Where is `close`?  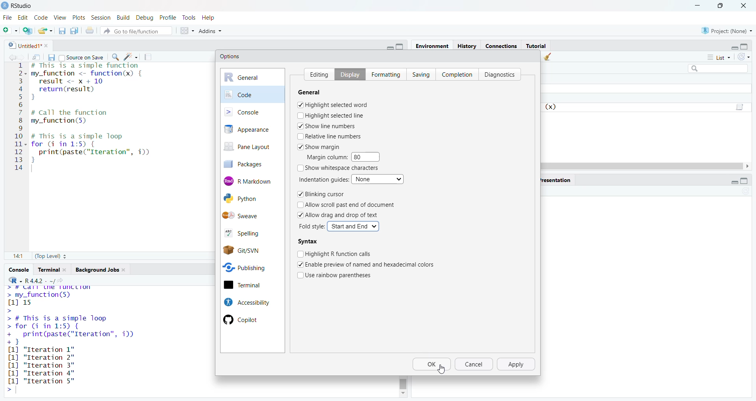
close is located at coordinates (49, 45).